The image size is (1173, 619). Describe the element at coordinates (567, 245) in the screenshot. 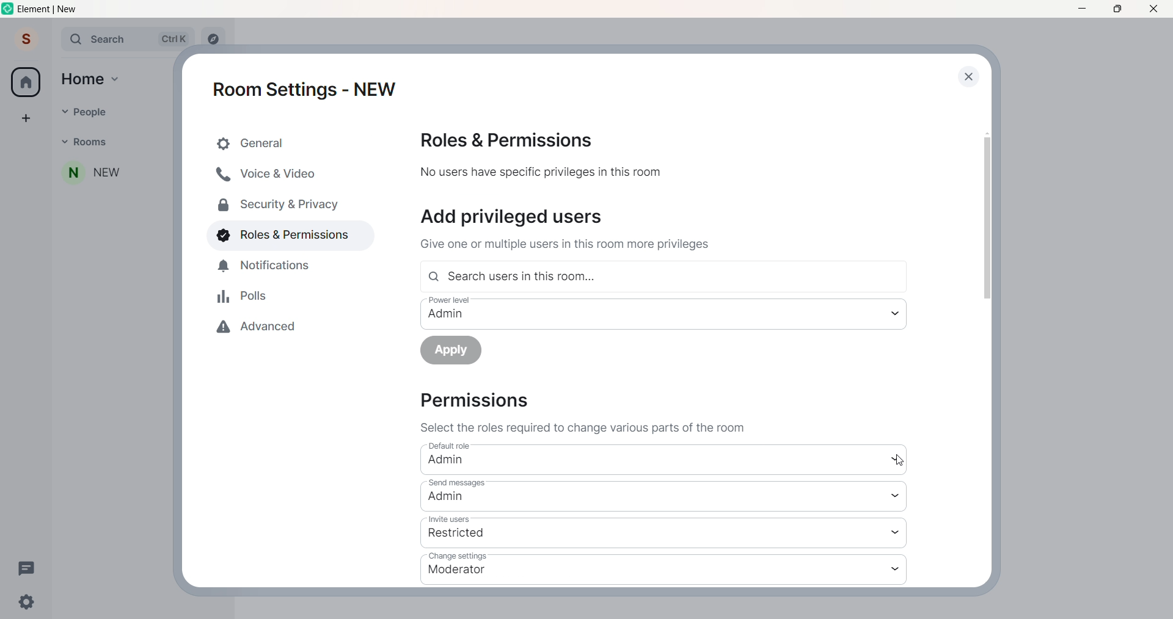

I see `text` at that location.